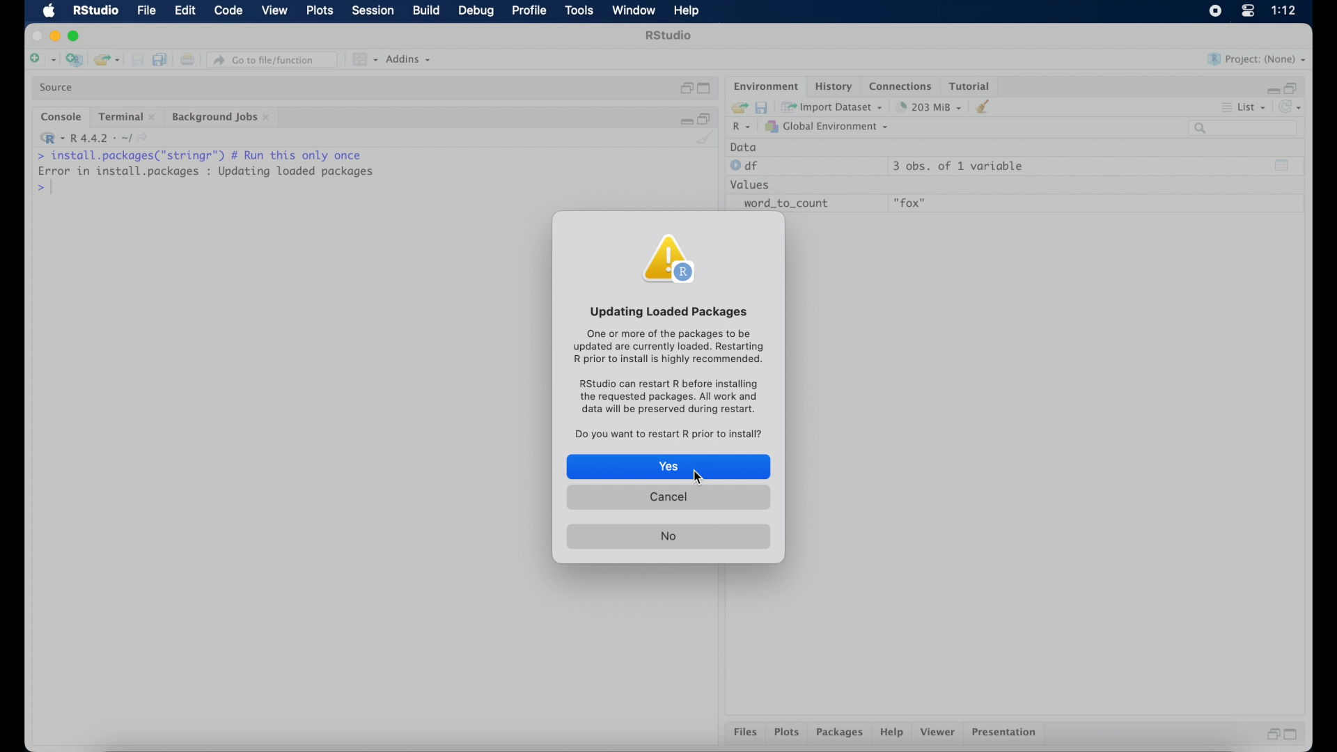 The image size is (1337, 752). I want to click on background jobs, so click(222, 118).